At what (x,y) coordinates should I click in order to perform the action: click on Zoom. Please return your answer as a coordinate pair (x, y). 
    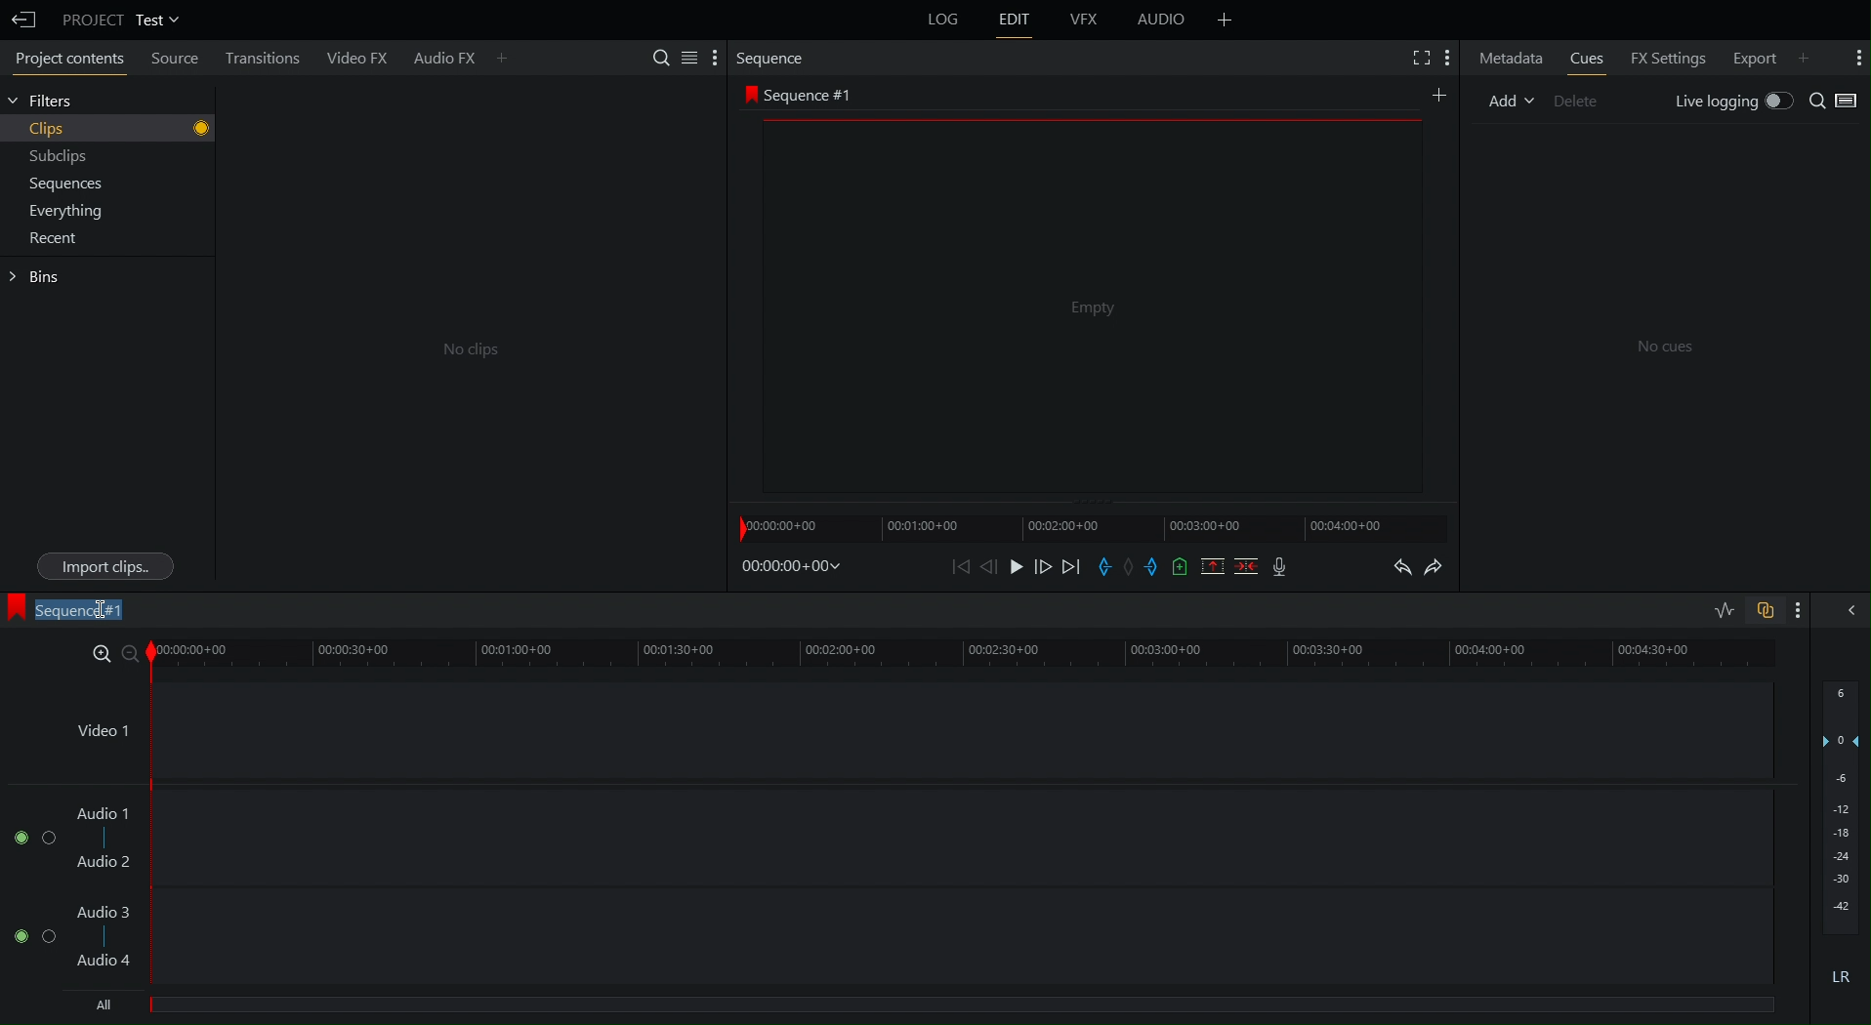
    Looking at the image, I should click on (110, 651).